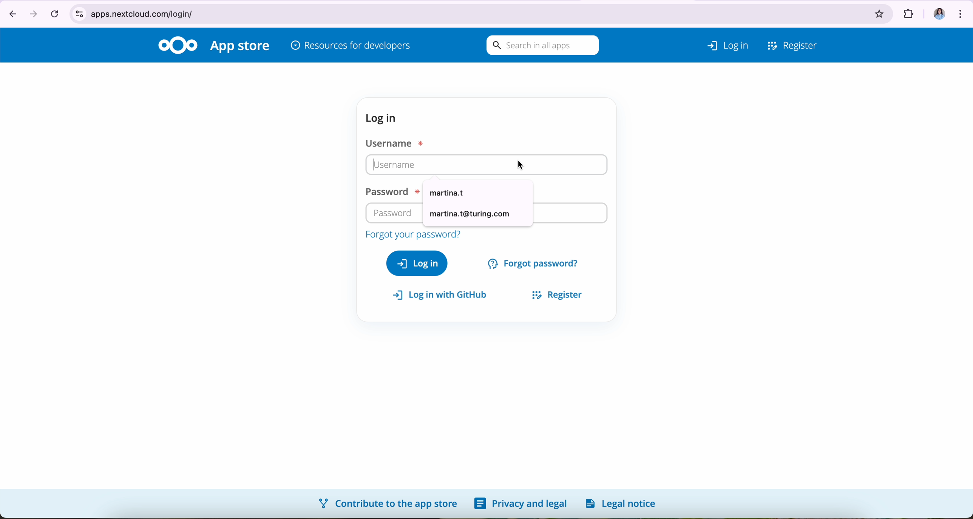 The height and width of the screenshot is (519, 973). I want to click on search in all apps, so click(541, 46).